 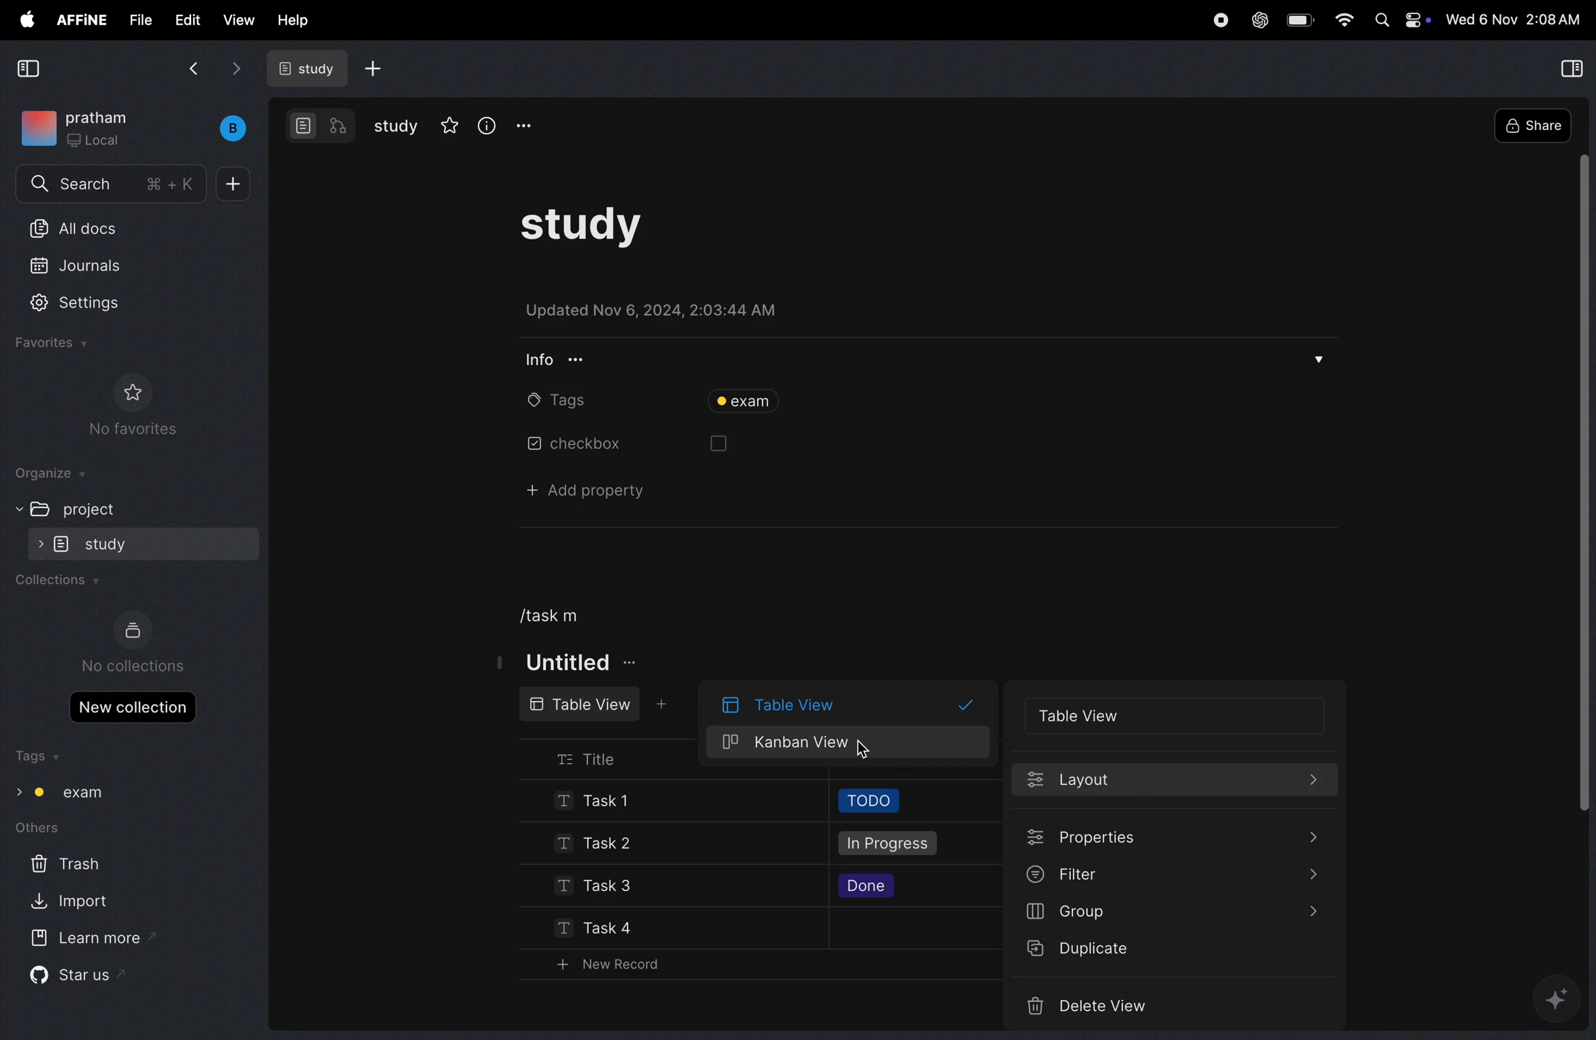 What do you see at coordinates (1297, 19) in the screenshot?
I see `battery` at bounding box center [1297, 19].